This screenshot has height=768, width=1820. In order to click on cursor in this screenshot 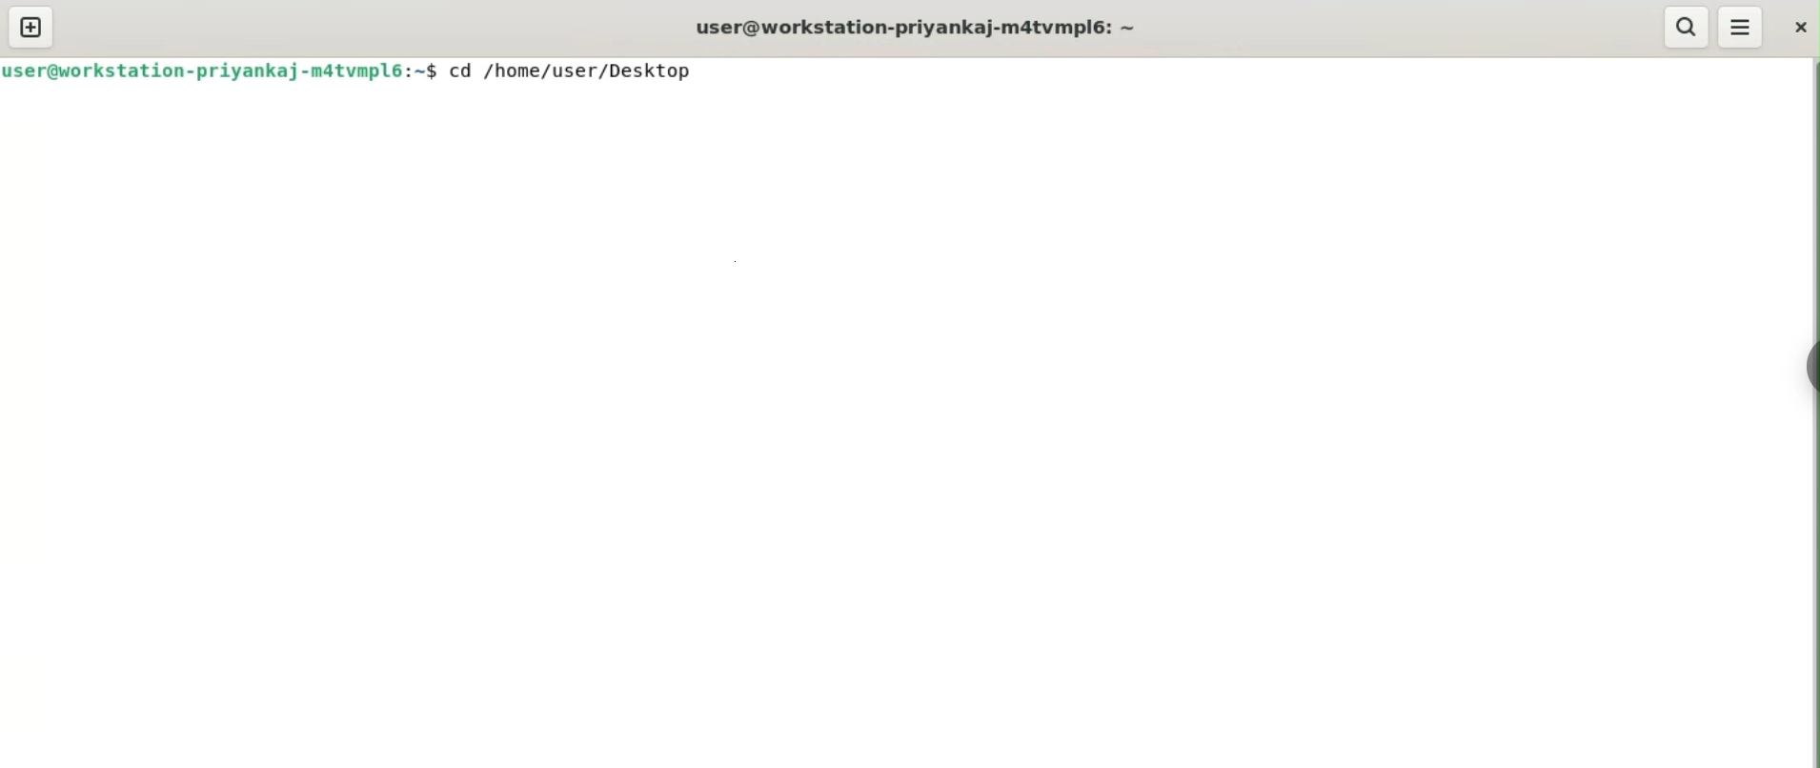, I will do `click(713, 74)`.